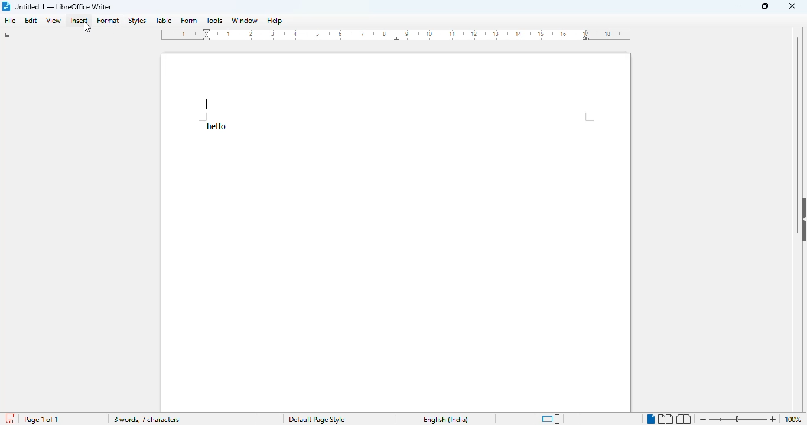 Image resolution: width=807 pixels, height=425 pixels. Describe the element at coordinates (774, 419) in the screenshot. I see `zoom in` at that location.